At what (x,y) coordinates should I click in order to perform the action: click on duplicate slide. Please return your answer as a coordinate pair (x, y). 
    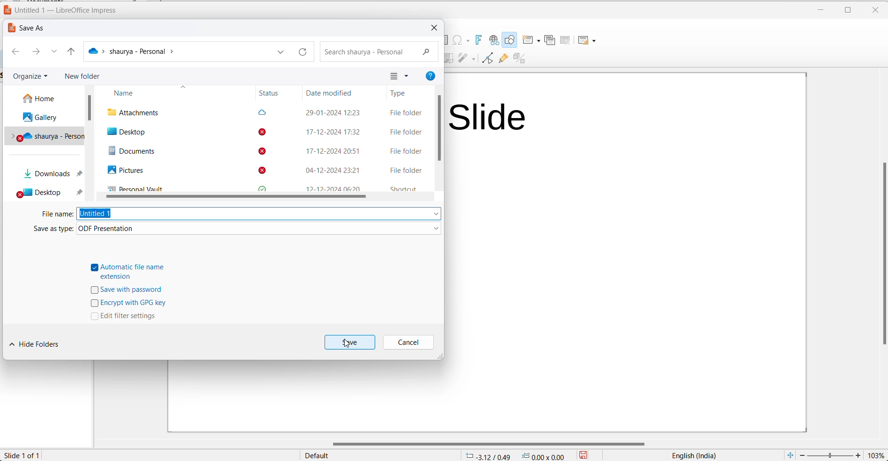
    Looking at the image, I should click on (550, 42).